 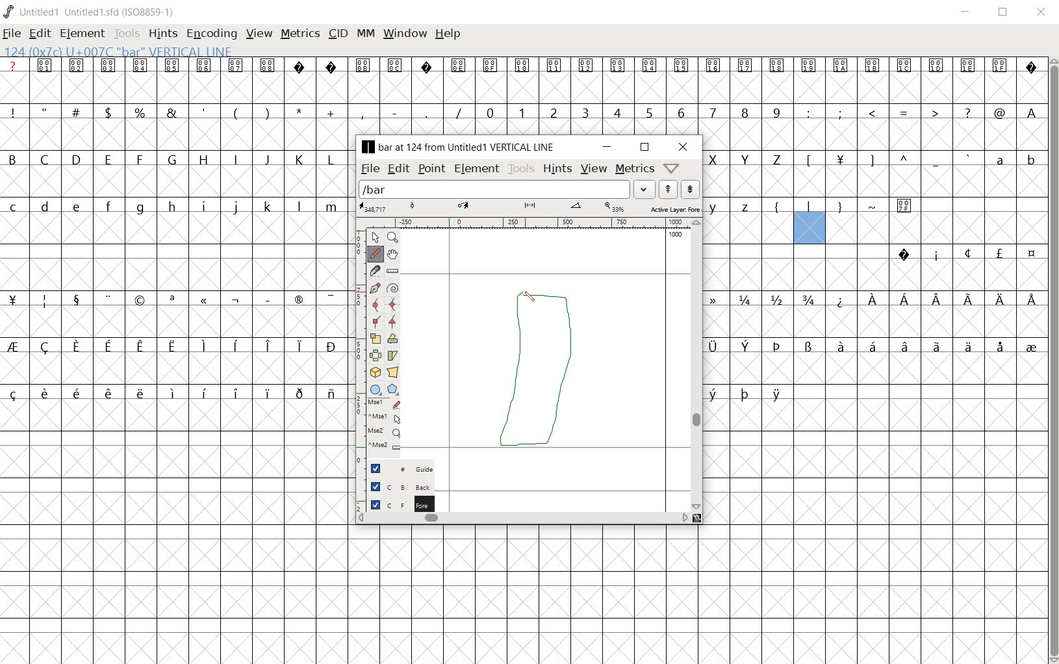 I want to click on letters and symbols, so click(x=173, y=159).